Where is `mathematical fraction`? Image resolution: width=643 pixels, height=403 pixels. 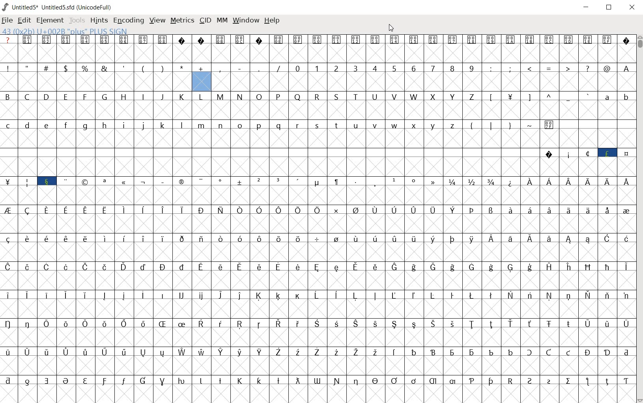
mathematical fraction is located at coordinates (469, 190).